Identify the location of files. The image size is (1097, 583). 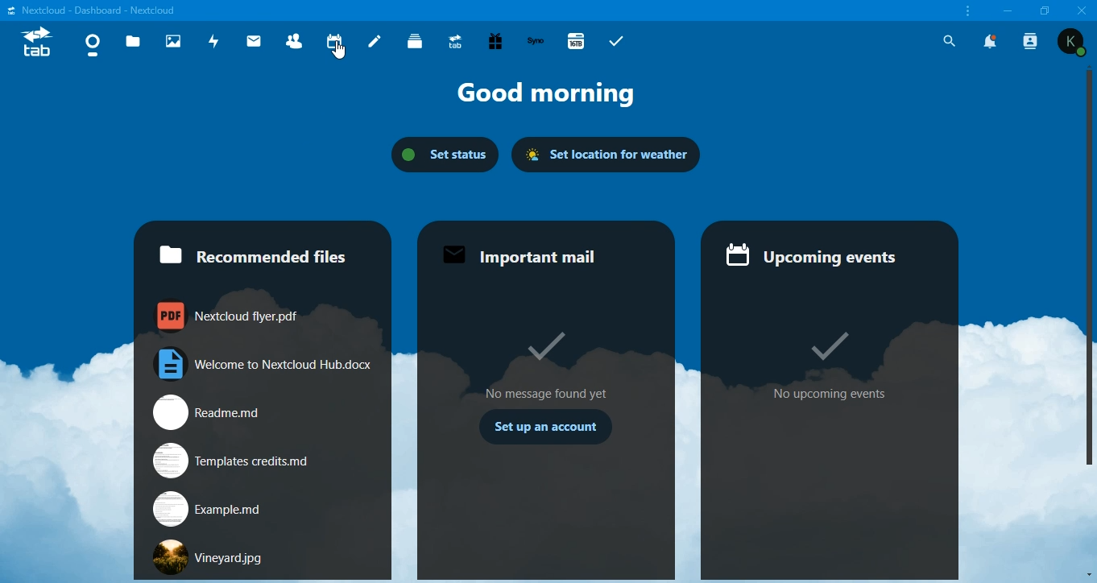
(135, 41).